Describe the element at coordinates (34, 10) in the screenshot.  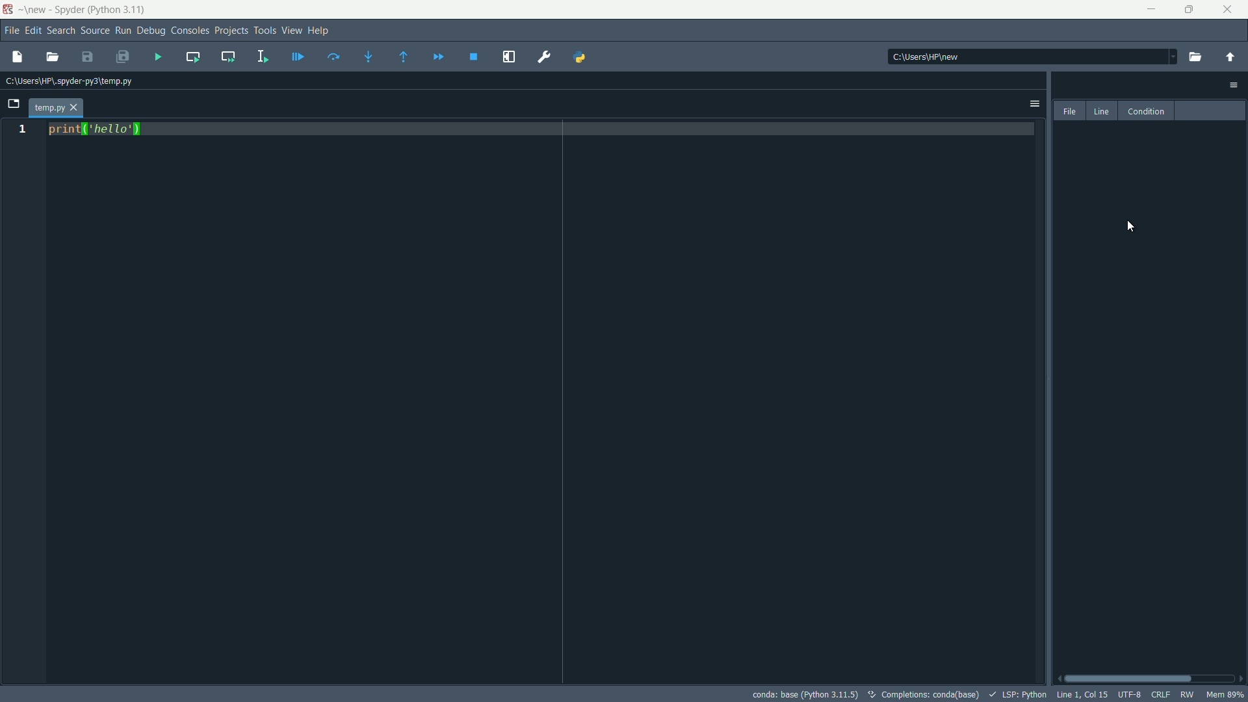
I see `new` at that location.